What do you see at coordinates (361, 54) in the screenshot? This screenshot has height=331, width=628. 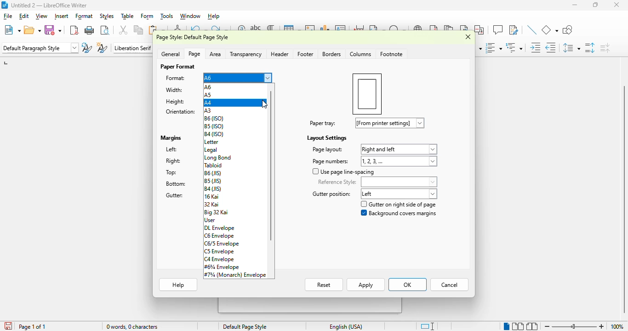 I see `colummns` at bounding box center [361, 54].